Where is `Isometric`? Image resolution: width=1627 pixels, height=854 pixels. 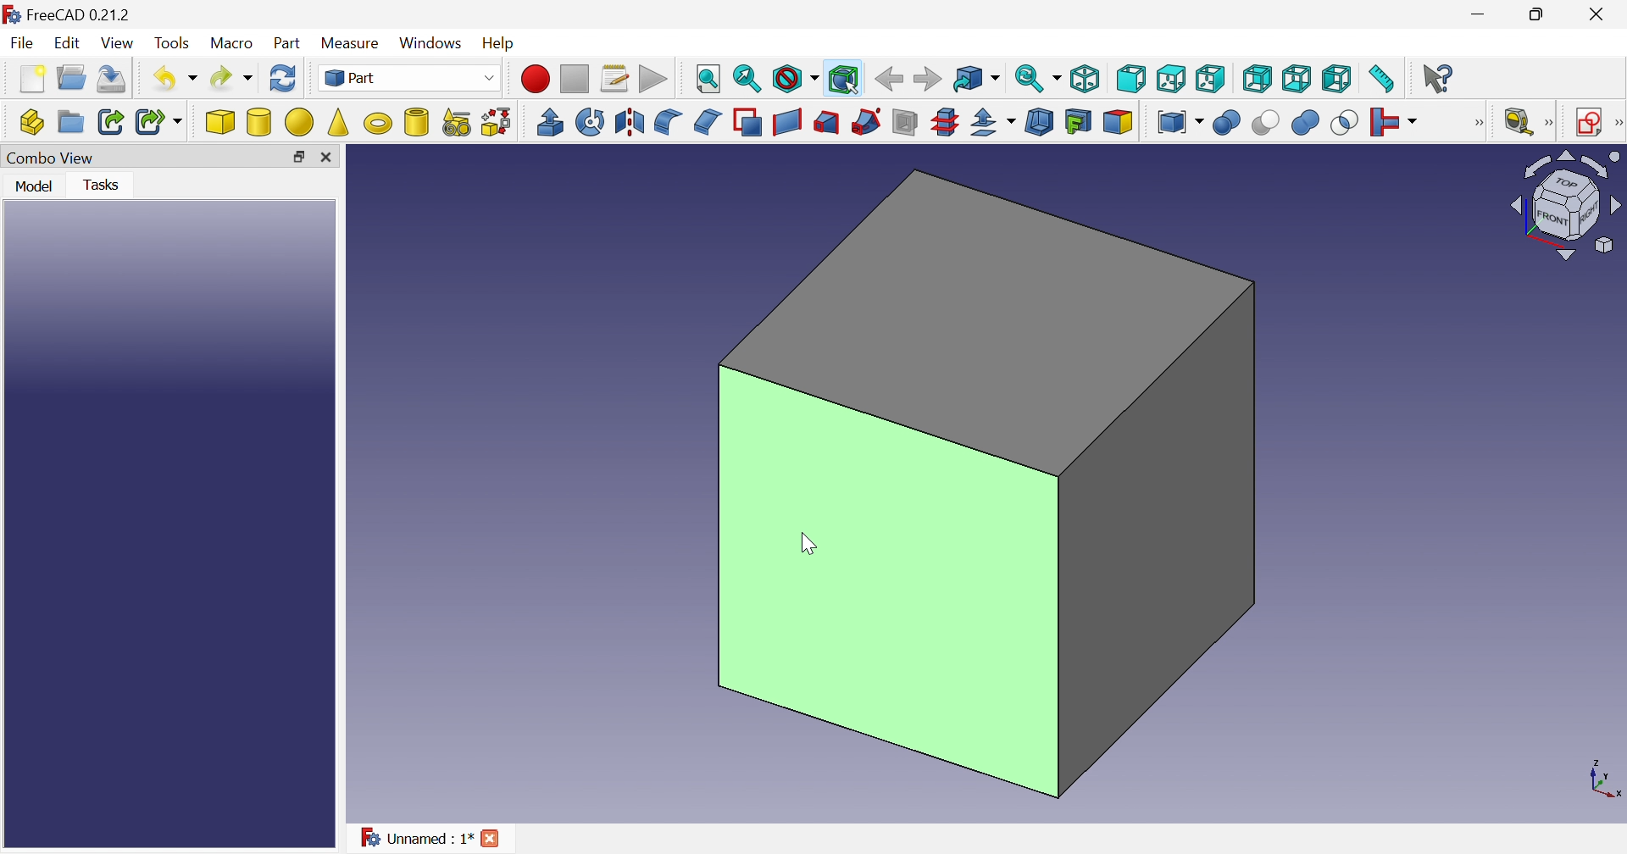
Isometric is located at coordinates (1088, 77).